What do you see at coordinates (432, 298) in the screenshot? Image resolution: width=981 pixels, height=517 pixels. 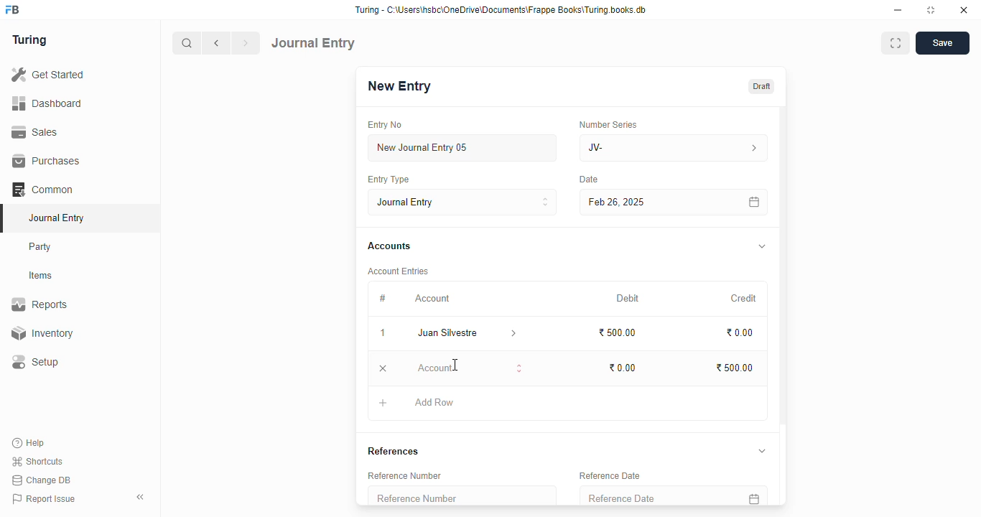 I see `account` at bounding box center [432, 298].